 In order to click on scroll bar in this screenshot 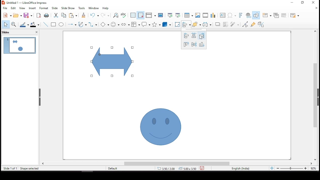, I will do `click(177, 163)`.